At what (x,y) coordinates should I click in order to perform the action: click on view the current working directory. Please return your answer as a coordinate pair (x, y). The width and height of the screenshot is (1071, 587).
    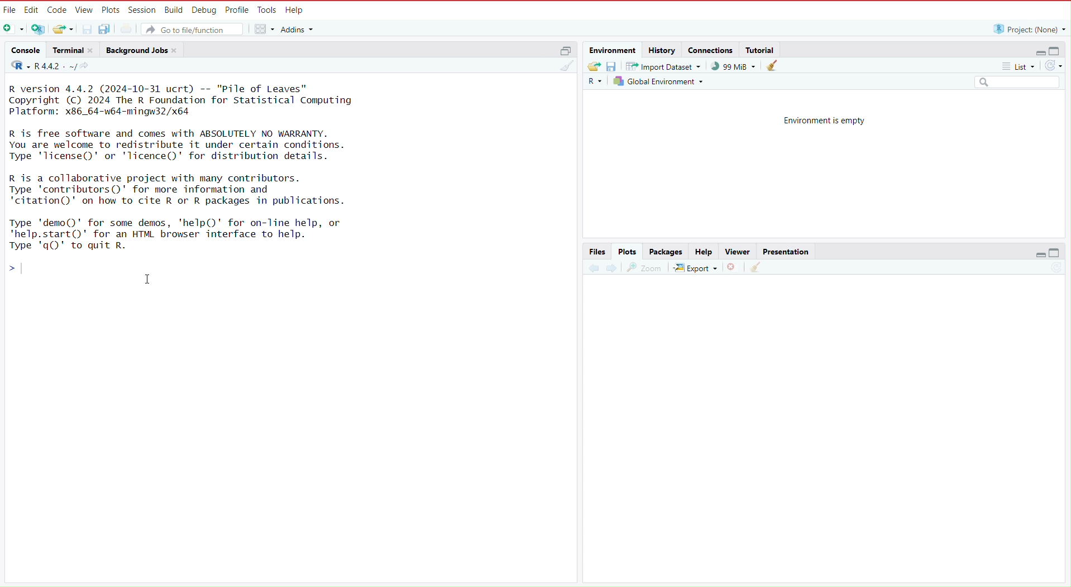
    Looking at the image, I should click on (88, 66).